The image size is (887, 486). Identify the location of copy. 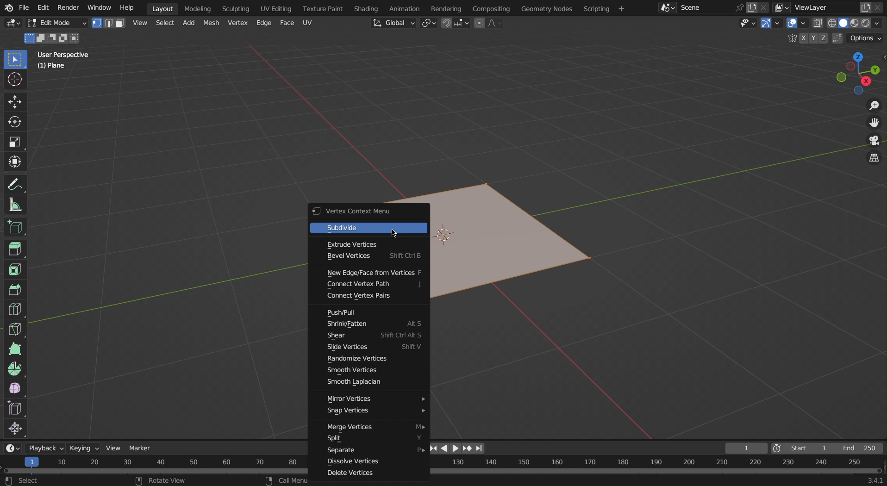
(866, 8).